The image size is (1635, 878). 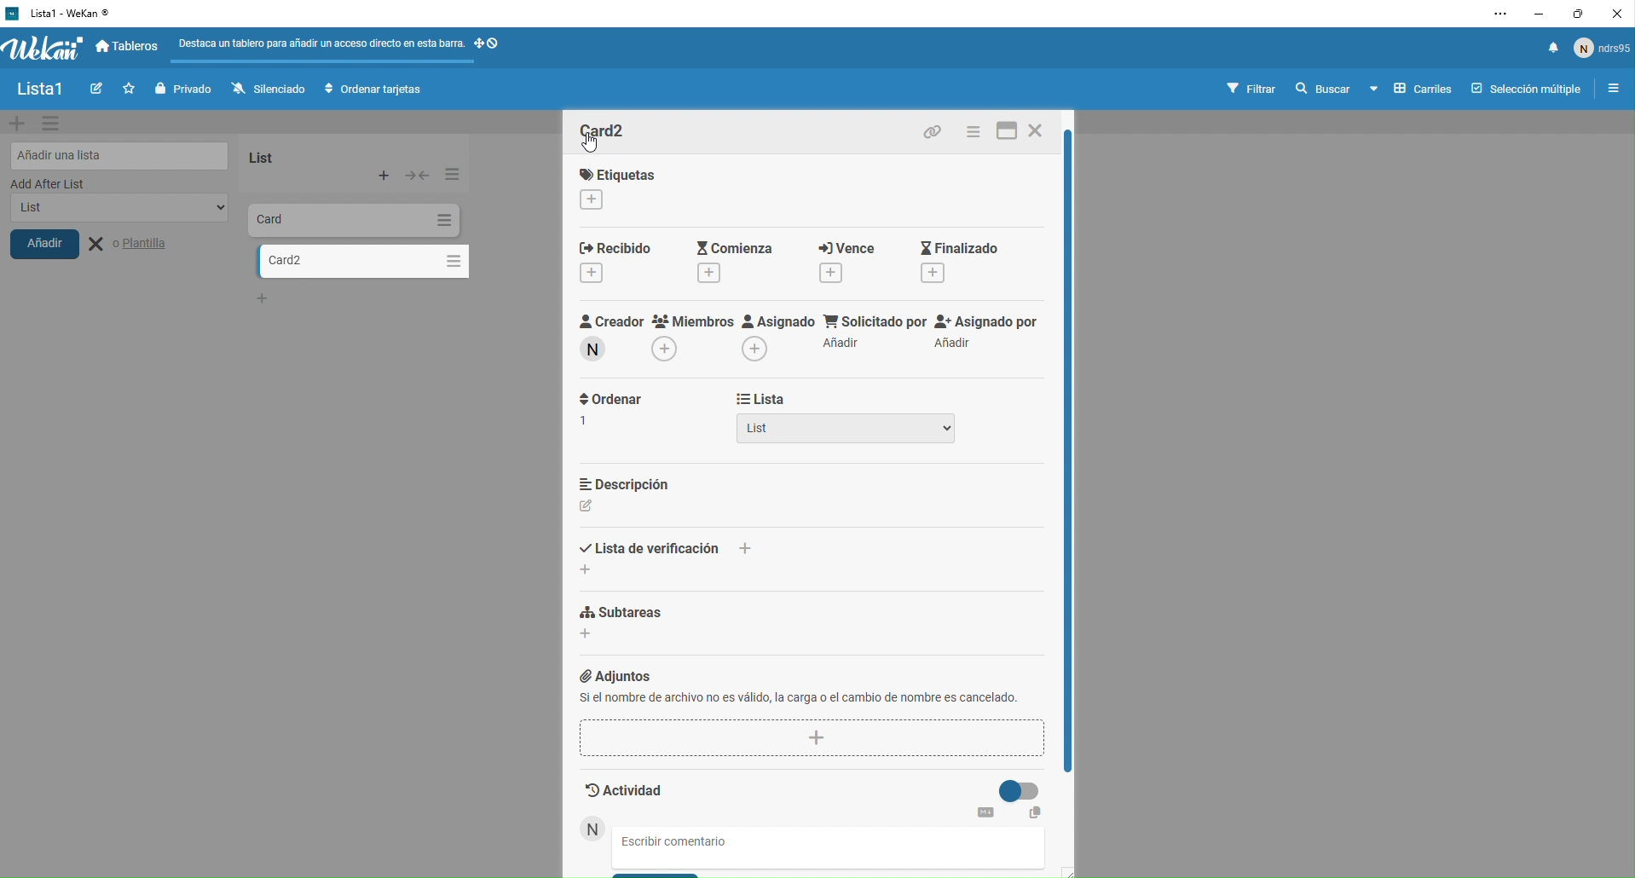 I want to click on @ Adjuntos
Si el nombre de archivo no es valido, la carga o el cambio de nombre es cancelado.
i i |, so click(x=811, y=710).